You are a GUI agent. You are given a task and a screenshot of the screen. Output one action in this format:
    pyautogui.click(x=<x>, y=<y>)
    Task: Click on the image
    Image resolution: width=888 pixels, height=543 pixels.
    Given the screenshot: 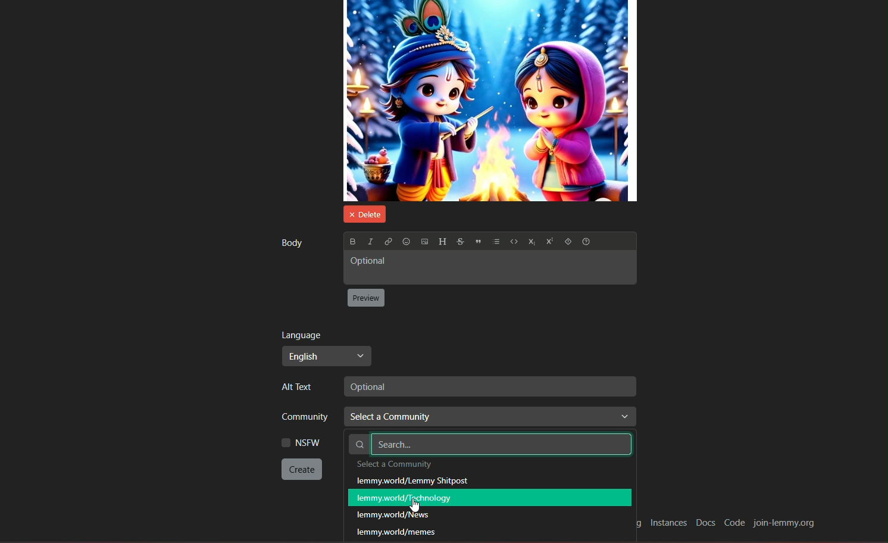 What is the action you would take?
    pyautogui.click(x=490, y=101)
    